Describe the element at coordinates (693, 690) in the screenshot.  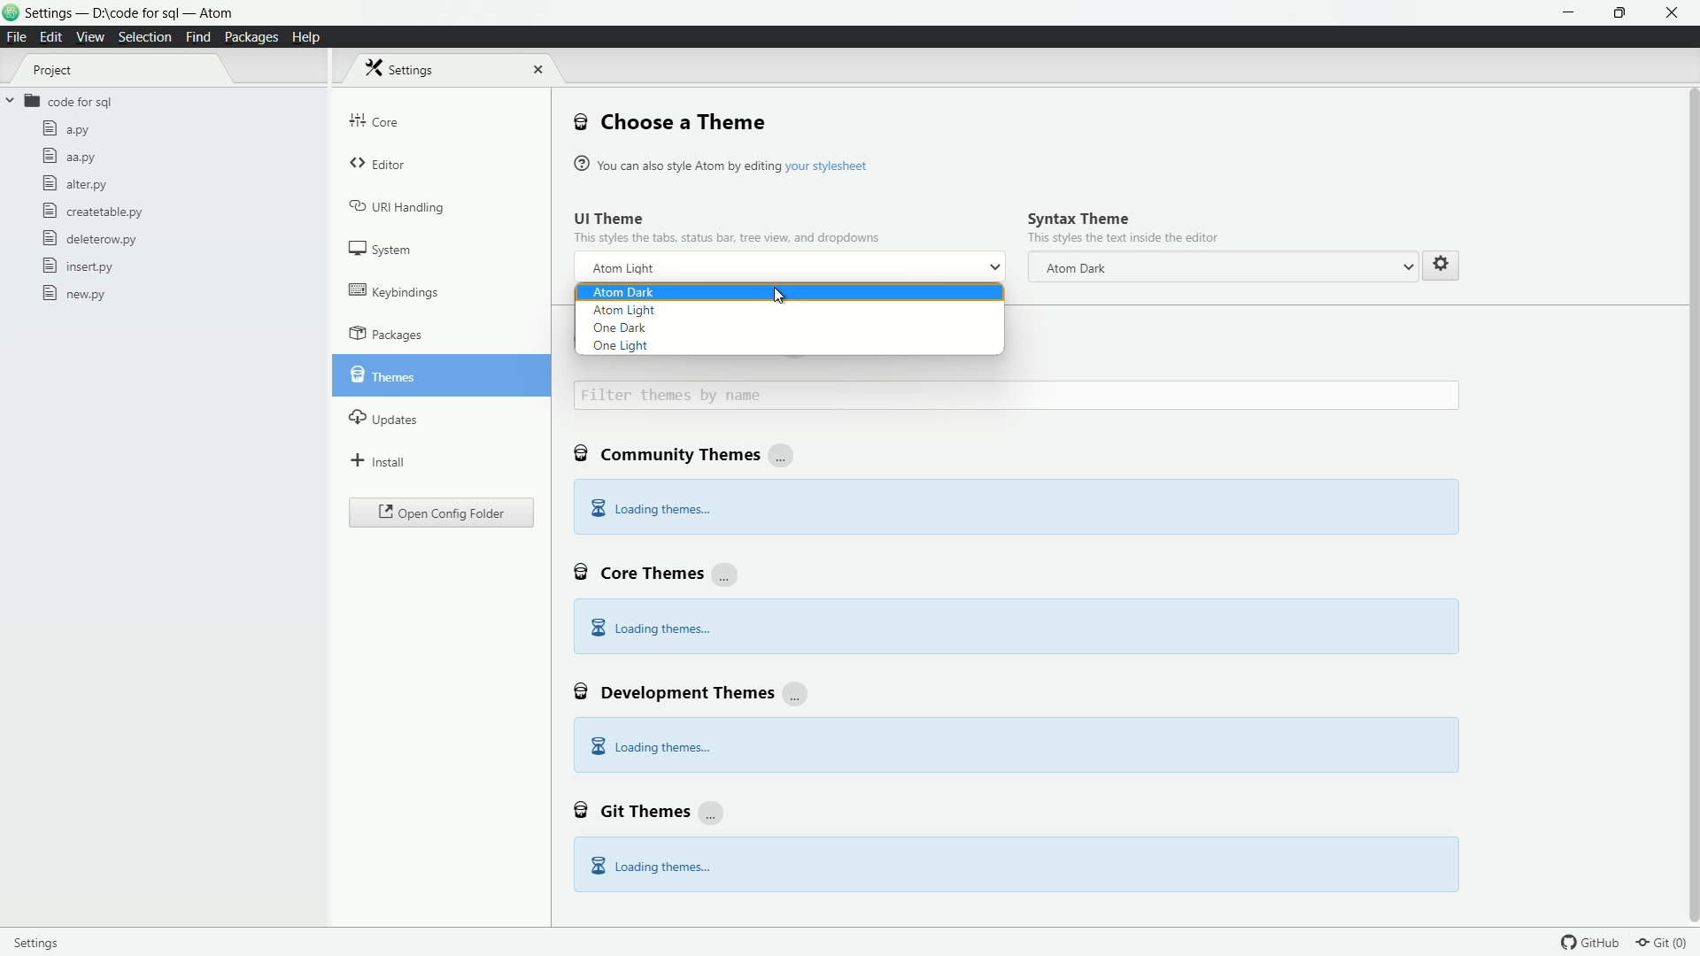
I see `developing themes` at that location.